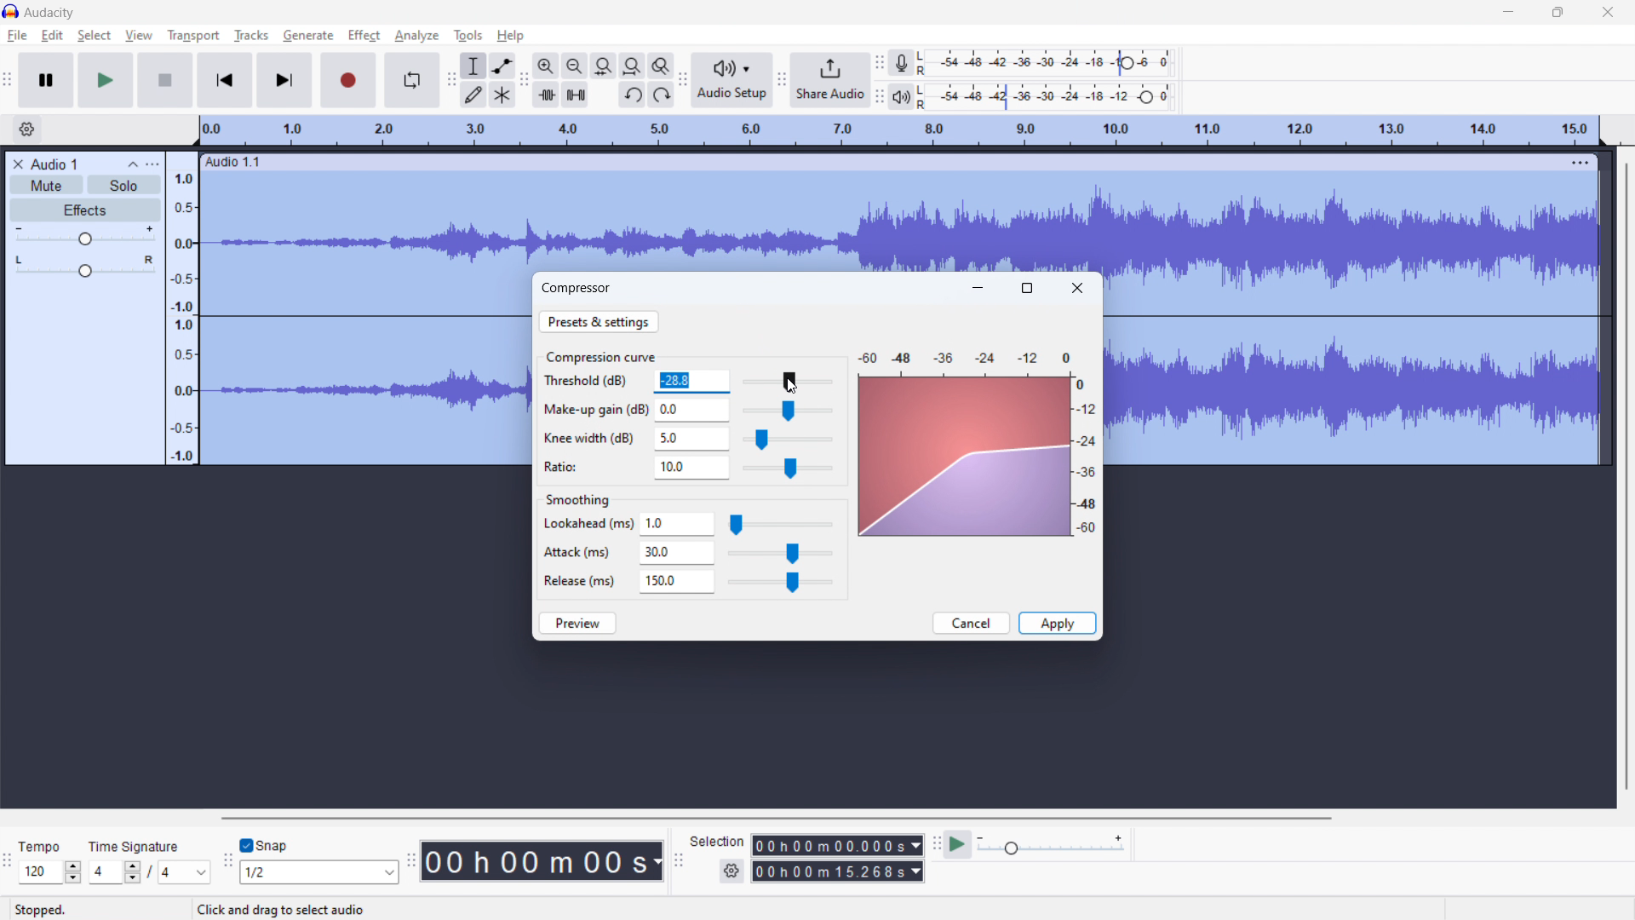 Image resolution: width=1635 pixels, height=920 pixels. Describe the element at coordinates (542, 857) in the screenshot. I see `00 h 00 m 00 s` at that location.